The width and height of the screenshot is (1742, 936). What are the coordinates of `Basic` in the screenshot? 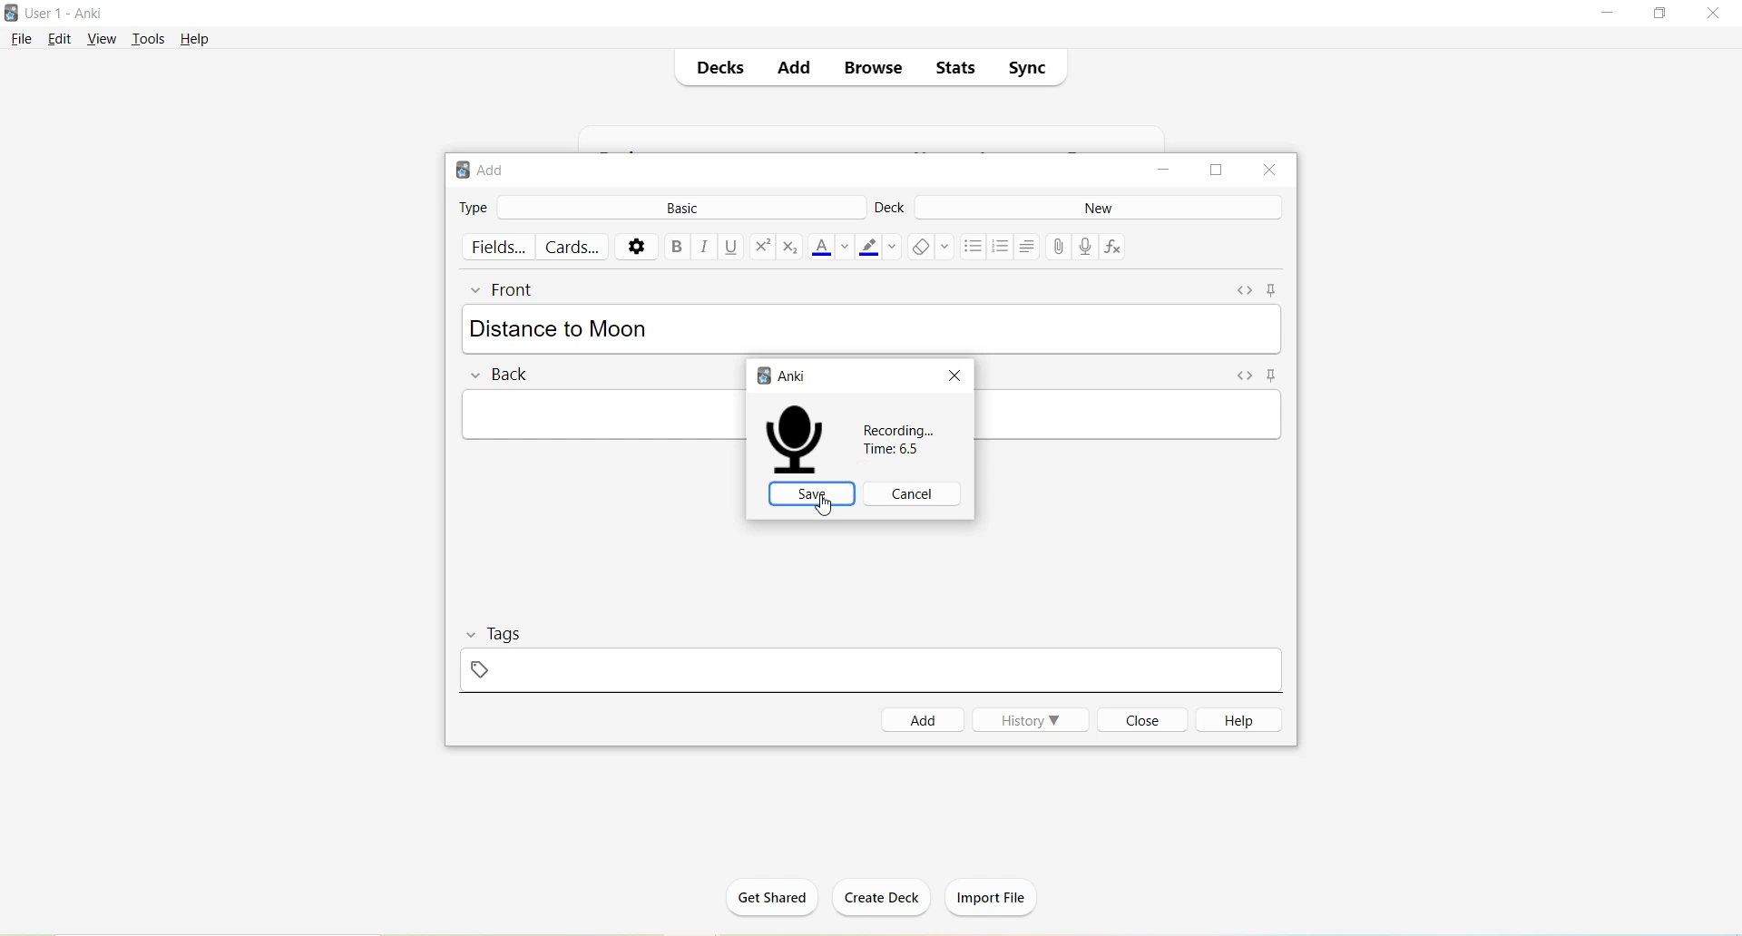 It's located at (678, 209).